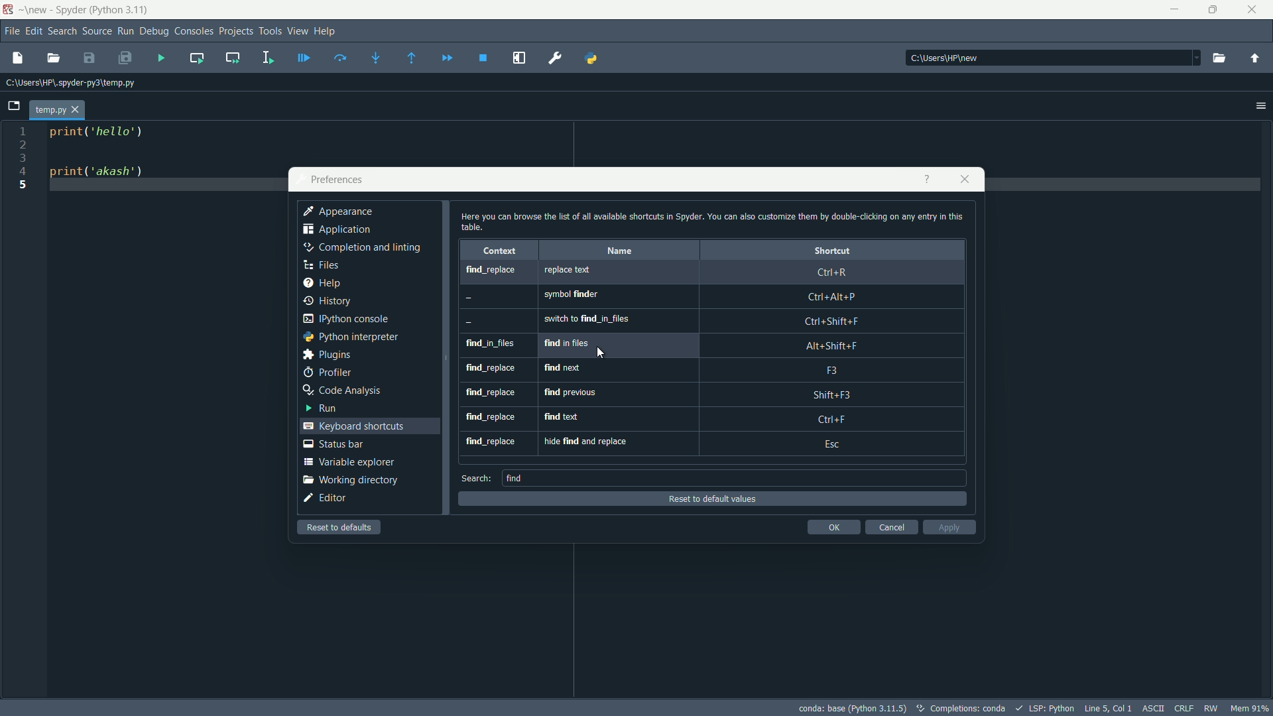 The width and height of the screenshot is (1273, 716). I want to click on debug menu, so click(154, 29).